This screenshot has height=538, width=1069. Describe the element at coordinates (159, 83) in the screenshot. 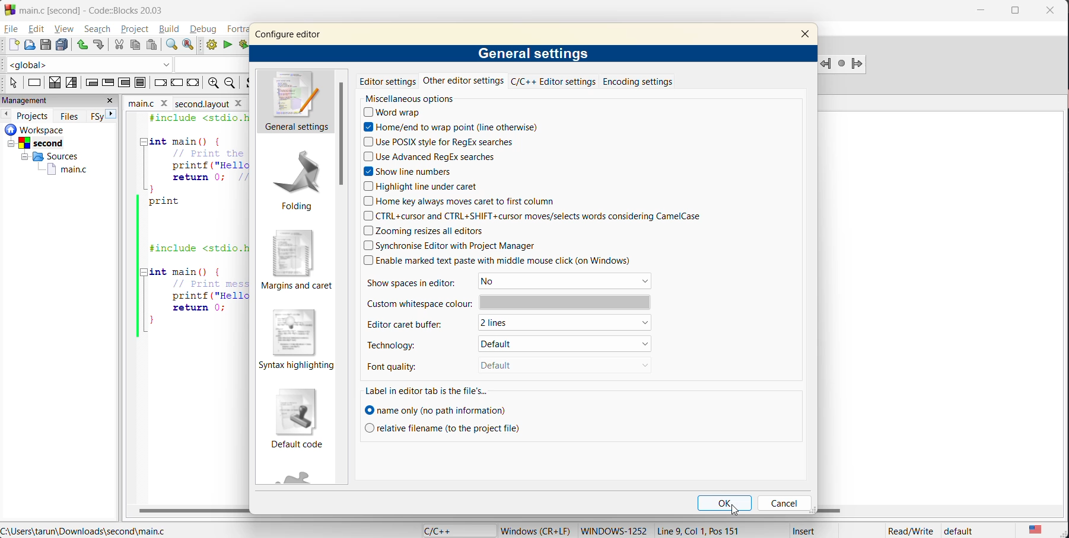

I see `break instruction` at that location.